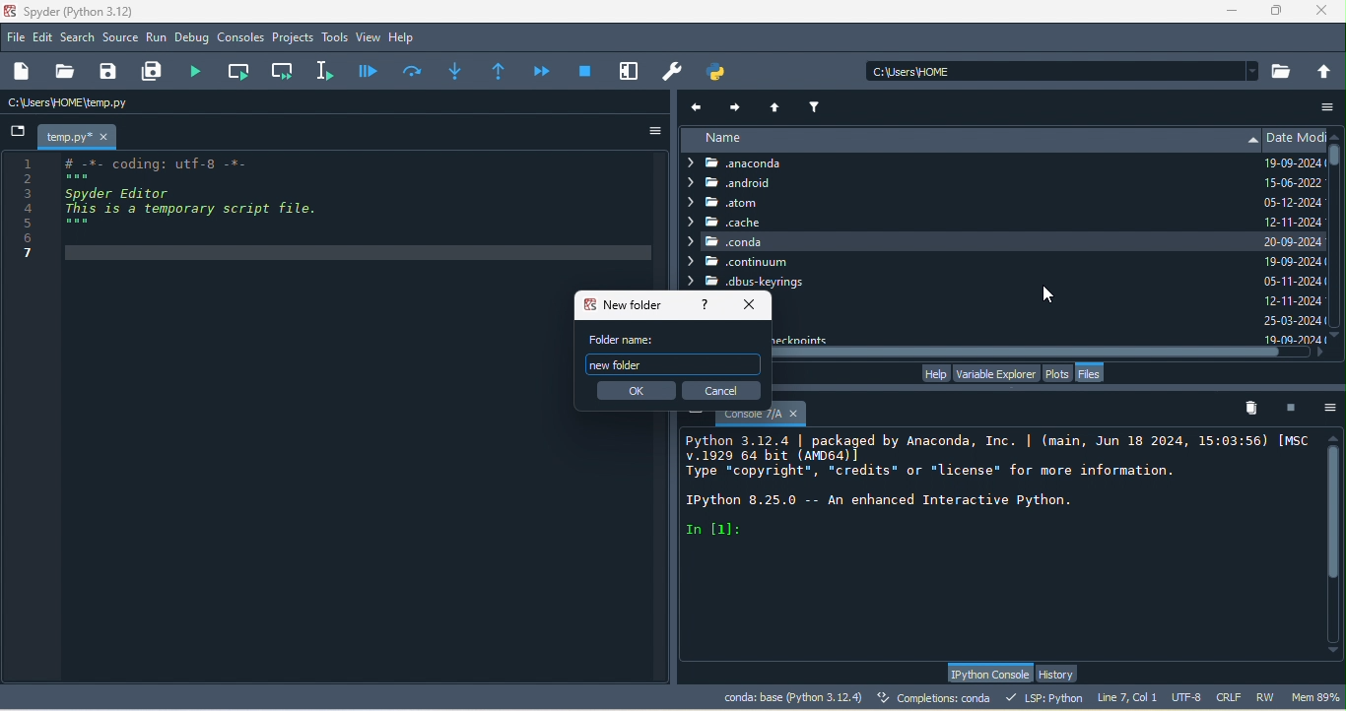 This screenshot has height=711, width=1346. I want to click on vertical scroll bar, so click(1335, 544).